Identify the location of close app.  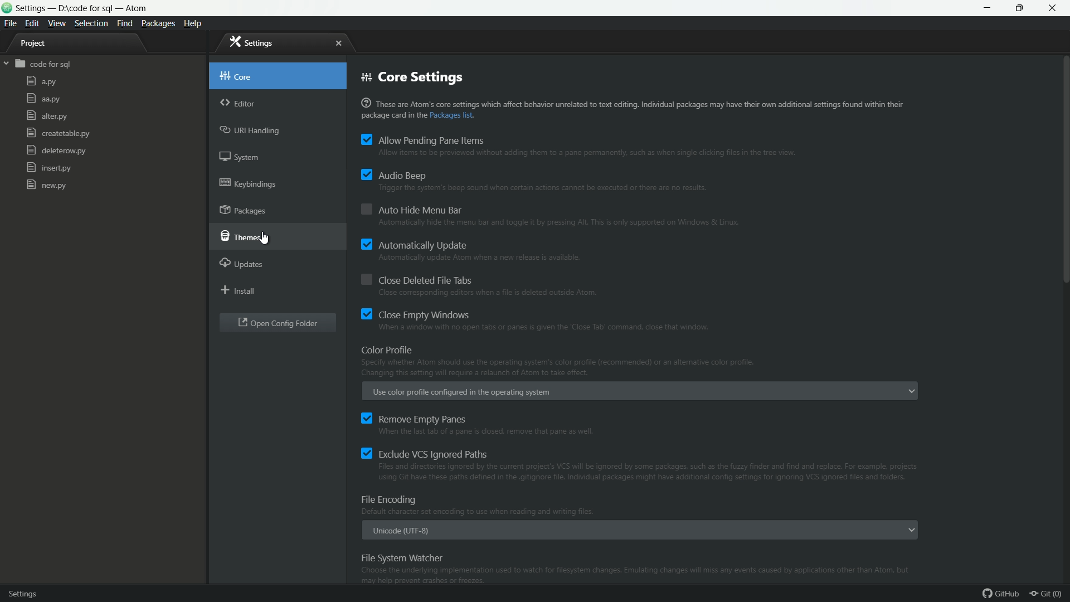
(1056, 8).